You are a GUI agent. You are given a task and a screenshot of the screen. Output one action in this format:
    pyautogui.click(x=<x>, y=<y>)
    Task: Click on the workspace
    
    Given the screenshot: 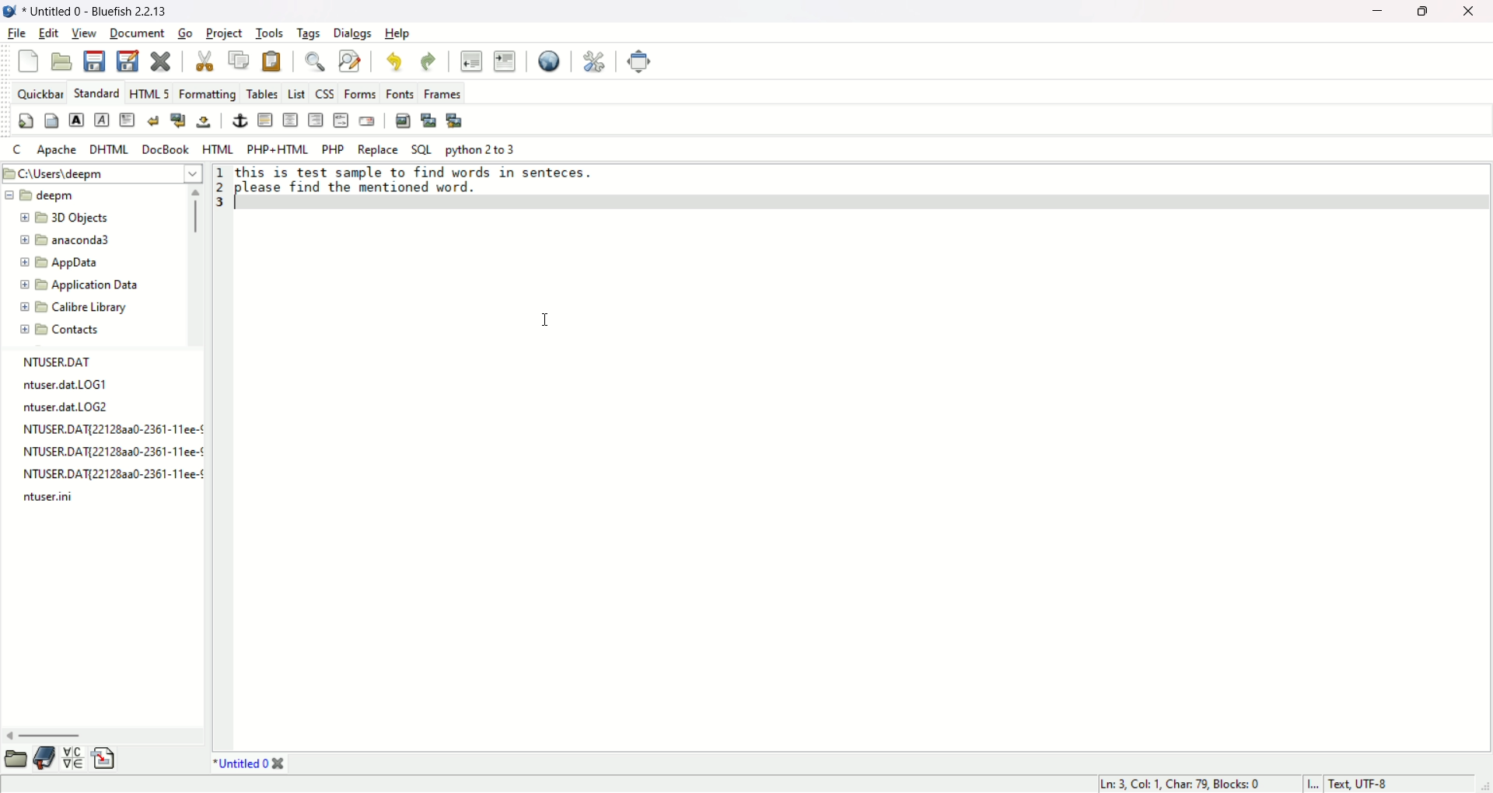 What is the action you would take?
    pyautogui.click(x=863, y=473)
    